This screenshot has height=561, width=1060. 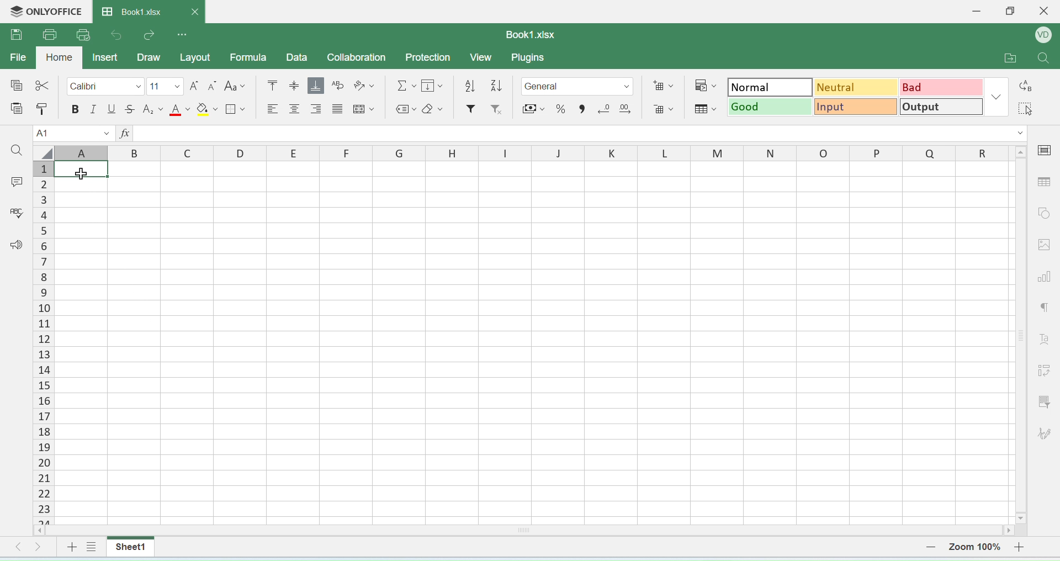 I want to click on descending order, so click(x=468, y=86).